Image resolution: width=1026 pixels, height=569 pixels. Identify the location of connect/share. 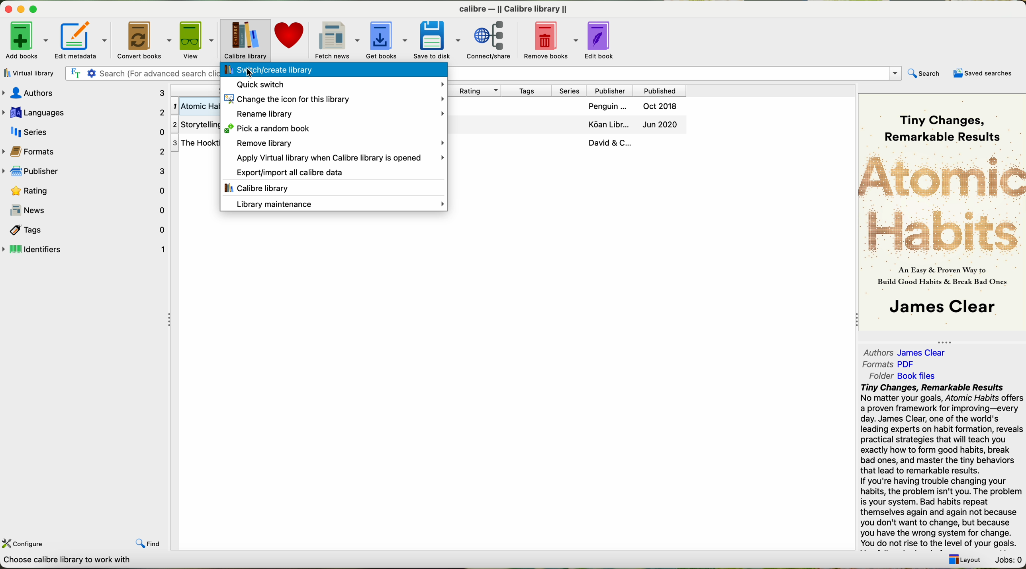
(494, 39).